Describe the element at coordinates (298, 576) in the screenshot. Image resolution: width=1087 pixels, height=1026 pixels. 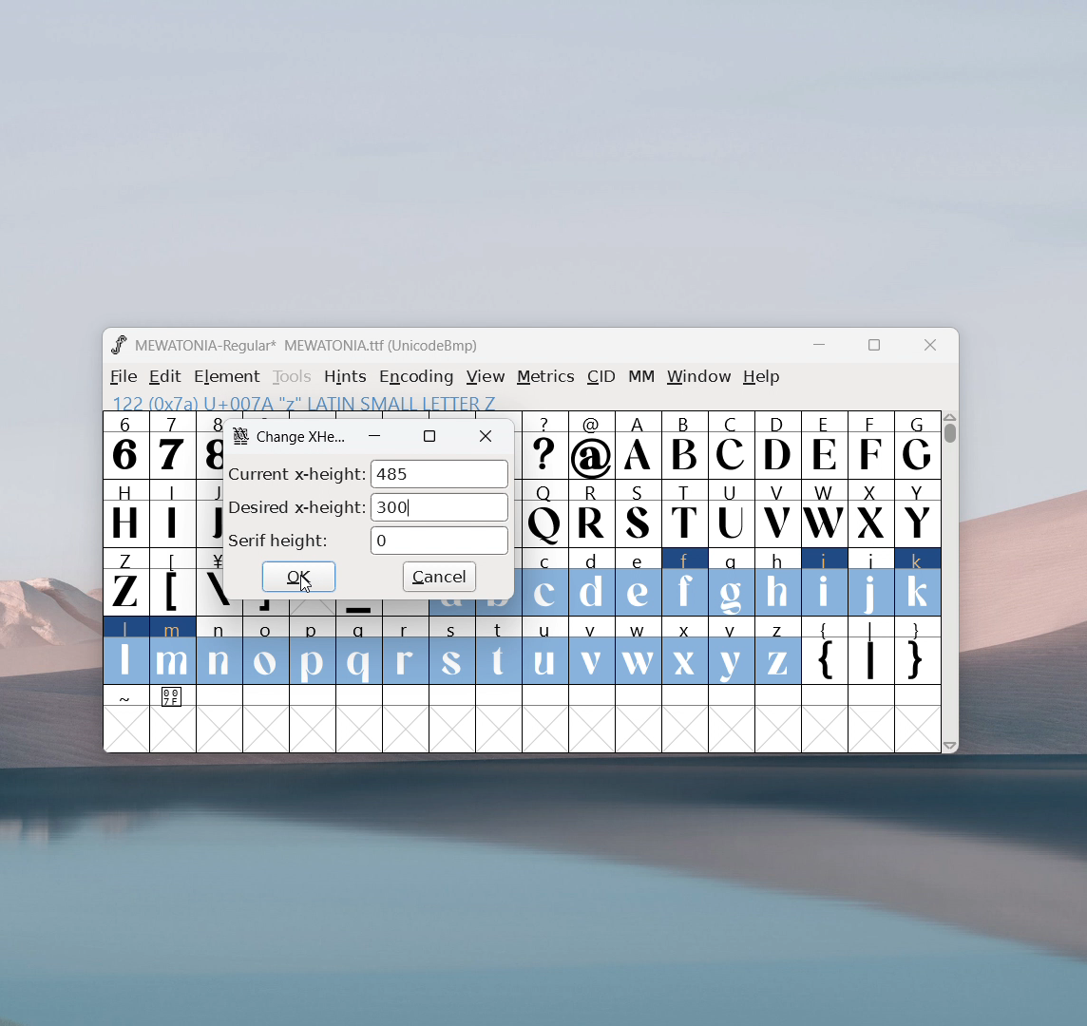
I see `ok` at that location.